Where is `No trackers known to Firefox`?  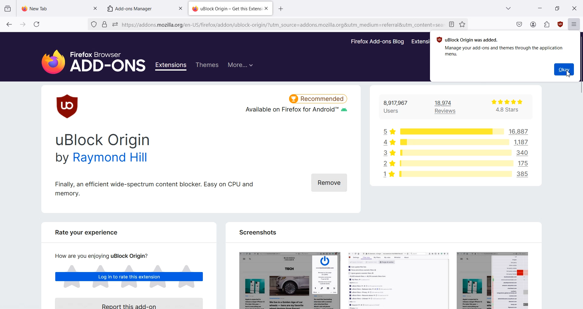 No trackers known to Firefox is located at coordinates (93, 25).